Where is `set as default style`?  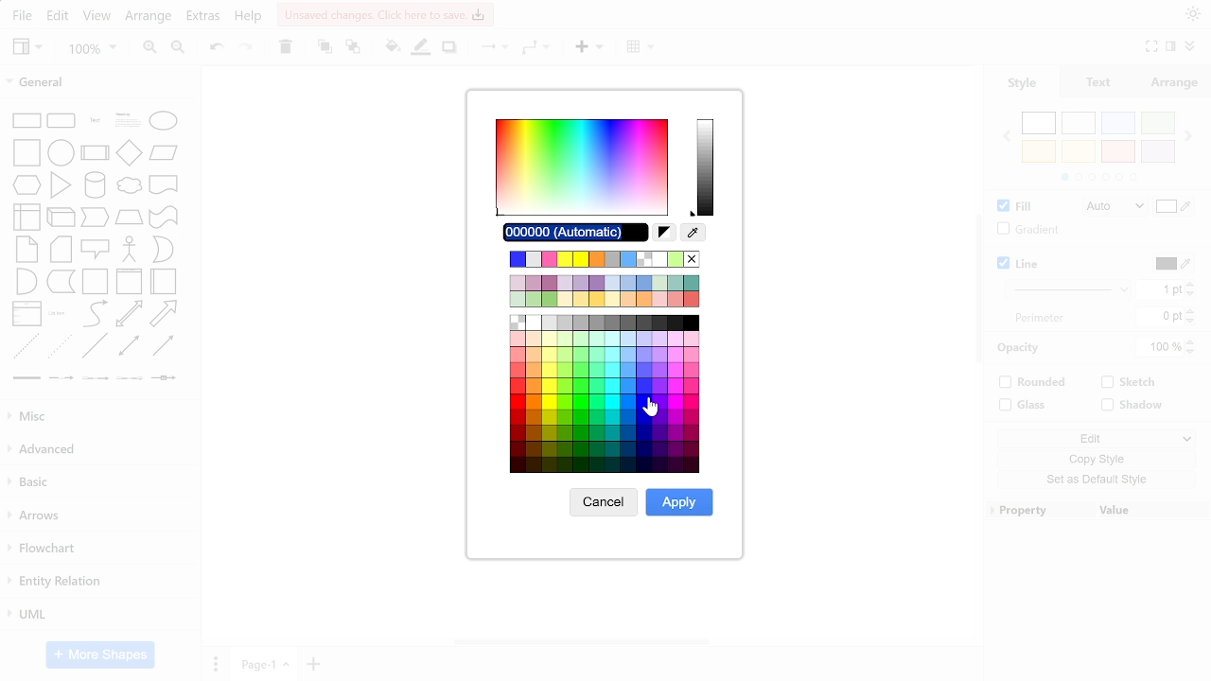
set as default style is located at coordinates (1092, 480).